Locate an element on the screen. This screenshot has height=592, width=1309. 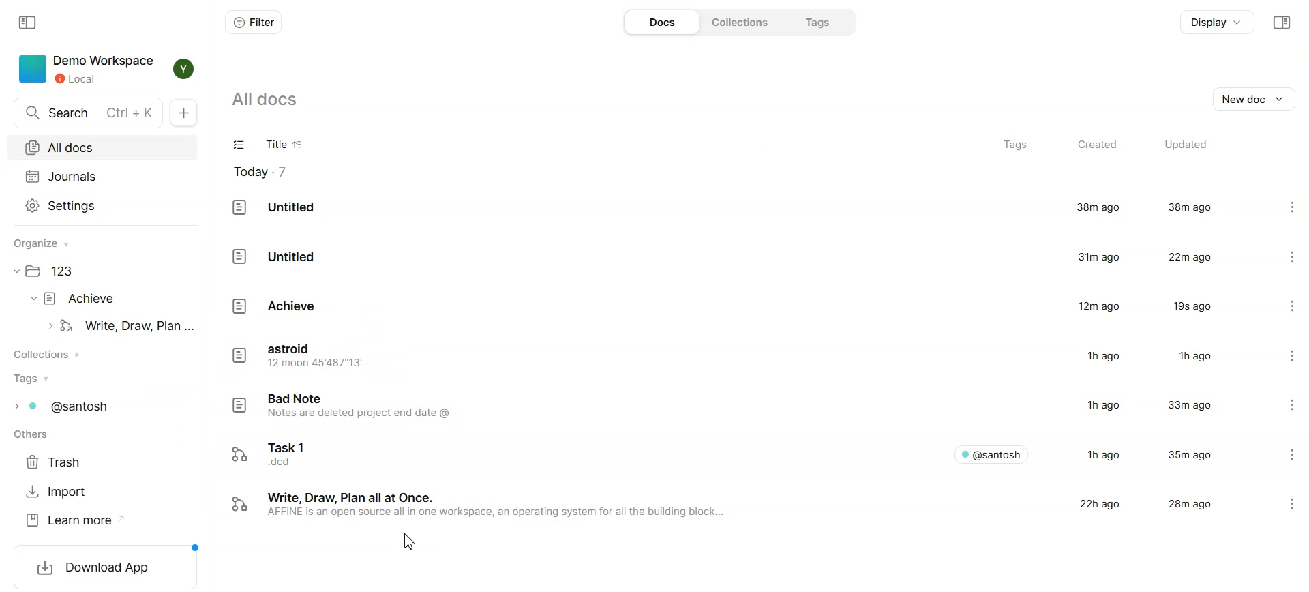
Collections is located at coordinates (738, 21).